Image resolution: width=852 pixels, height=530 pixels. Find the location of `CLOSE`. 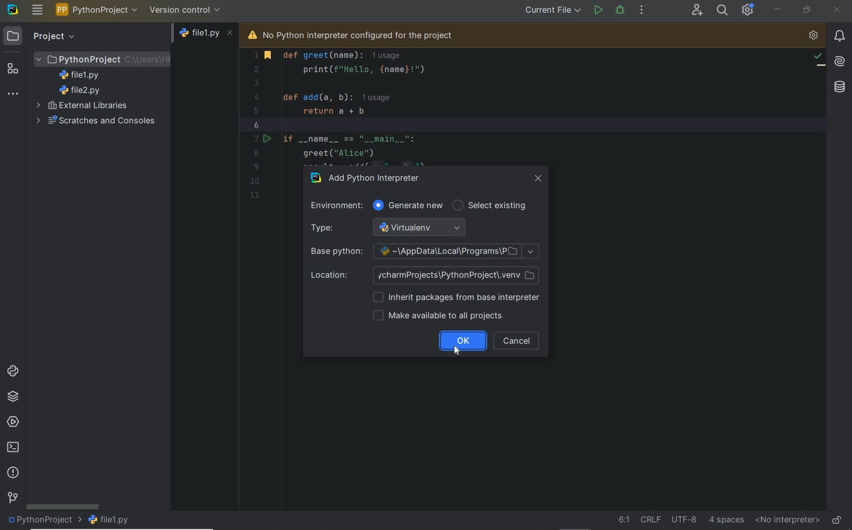

CLOSE is located at coordinates (837, 11).